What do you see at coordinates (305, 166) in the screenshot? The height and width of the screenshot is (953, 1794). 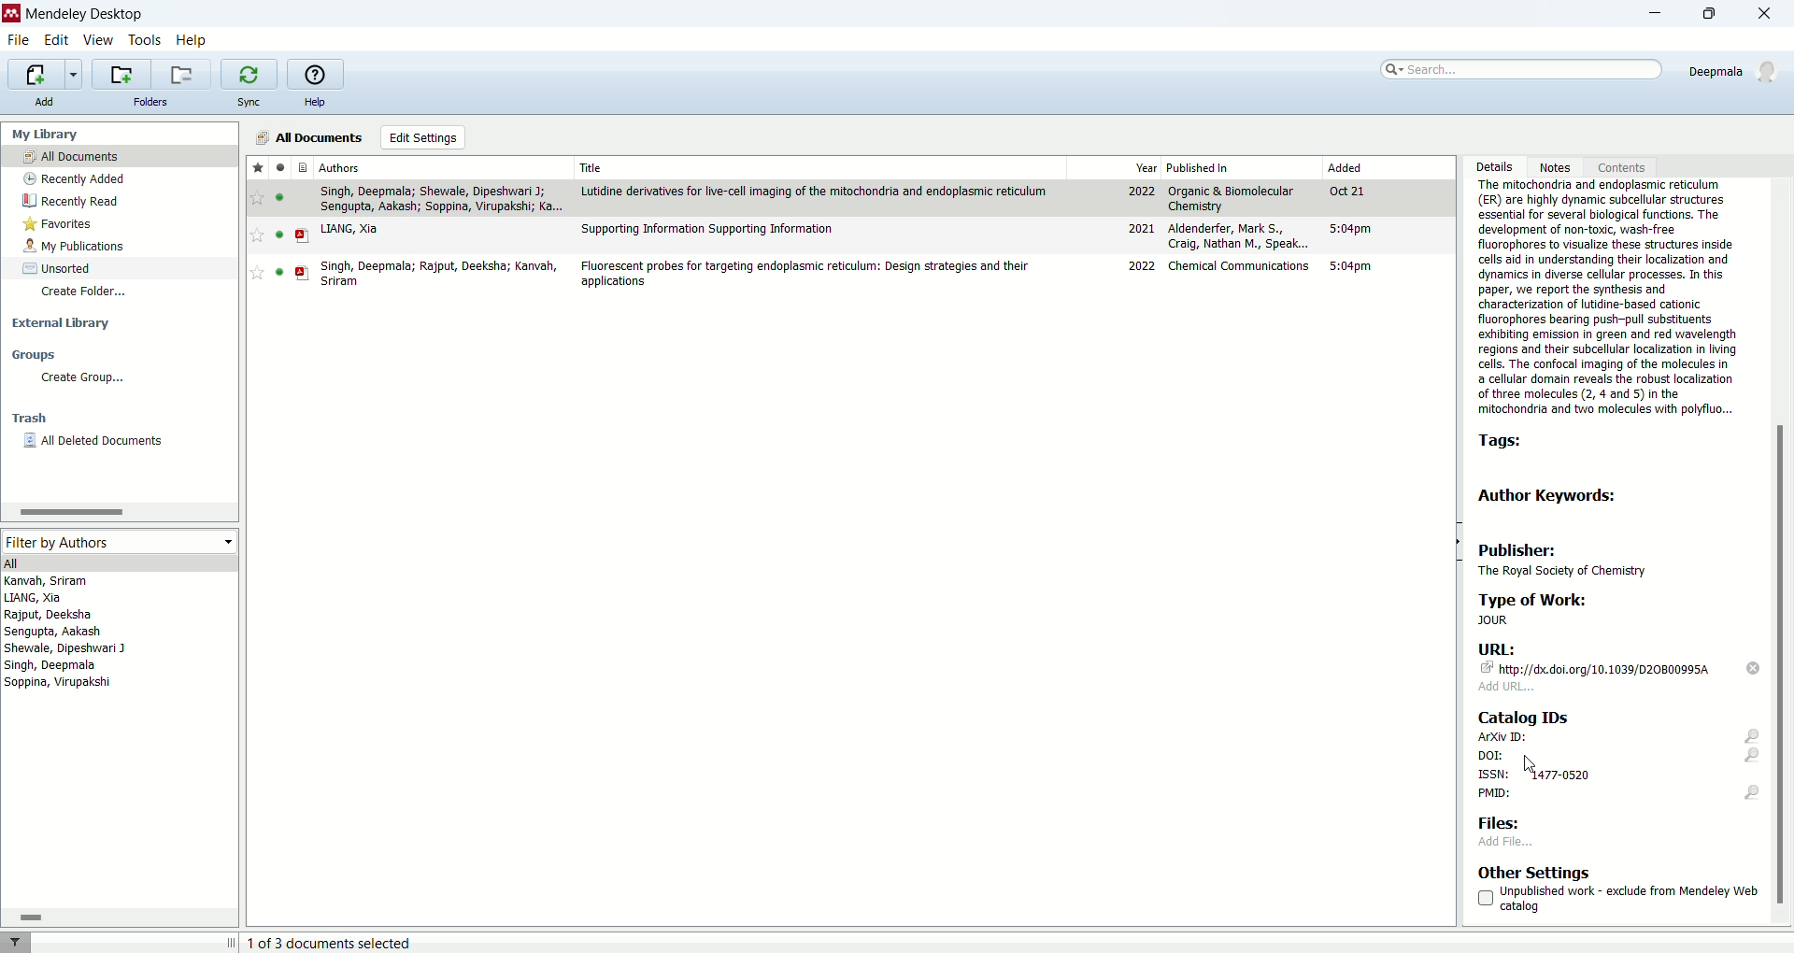 I see `document type` at bounding box center [305, 166].